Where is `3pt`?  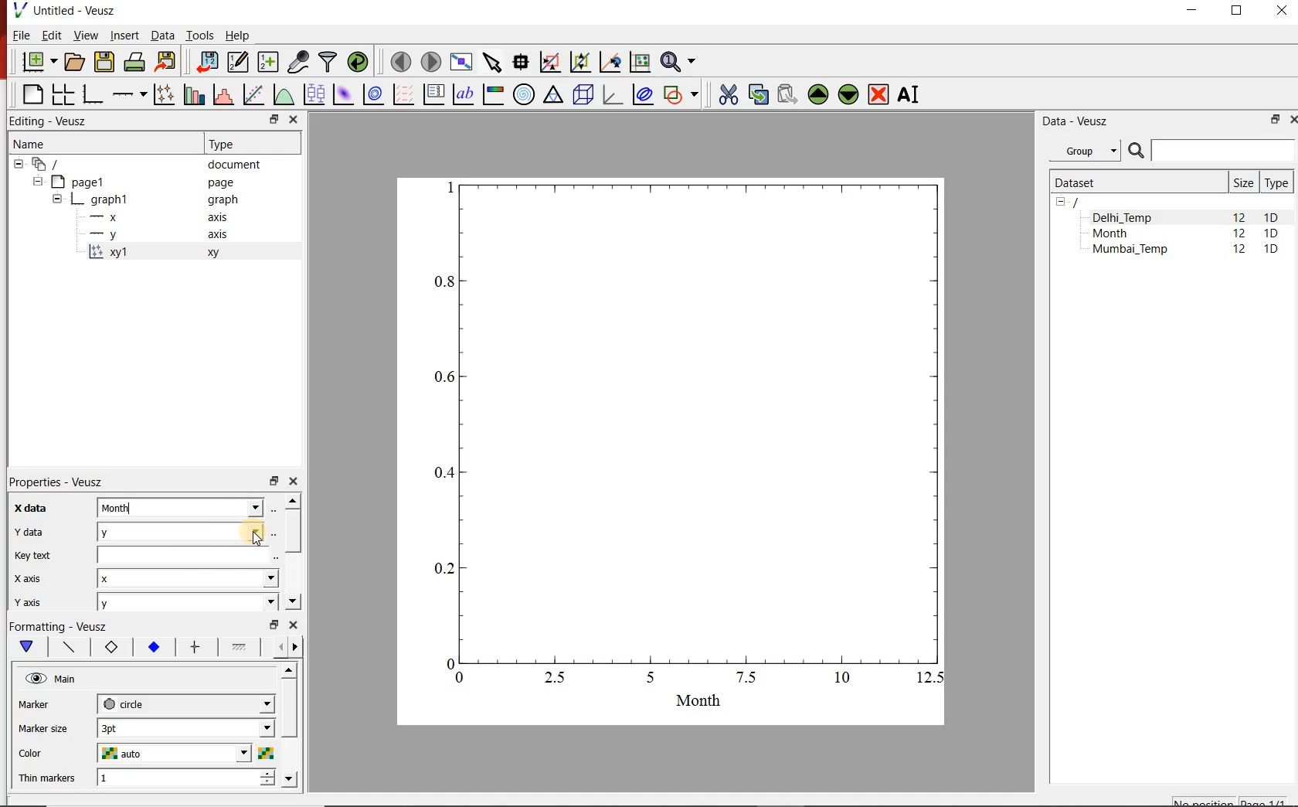 3pt is located at coordinates (186, 728).